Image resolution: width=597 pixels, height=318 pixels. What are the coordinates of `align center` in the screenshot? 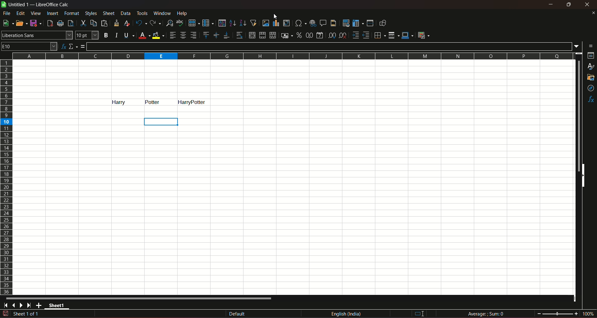 It's located at (183, 35).